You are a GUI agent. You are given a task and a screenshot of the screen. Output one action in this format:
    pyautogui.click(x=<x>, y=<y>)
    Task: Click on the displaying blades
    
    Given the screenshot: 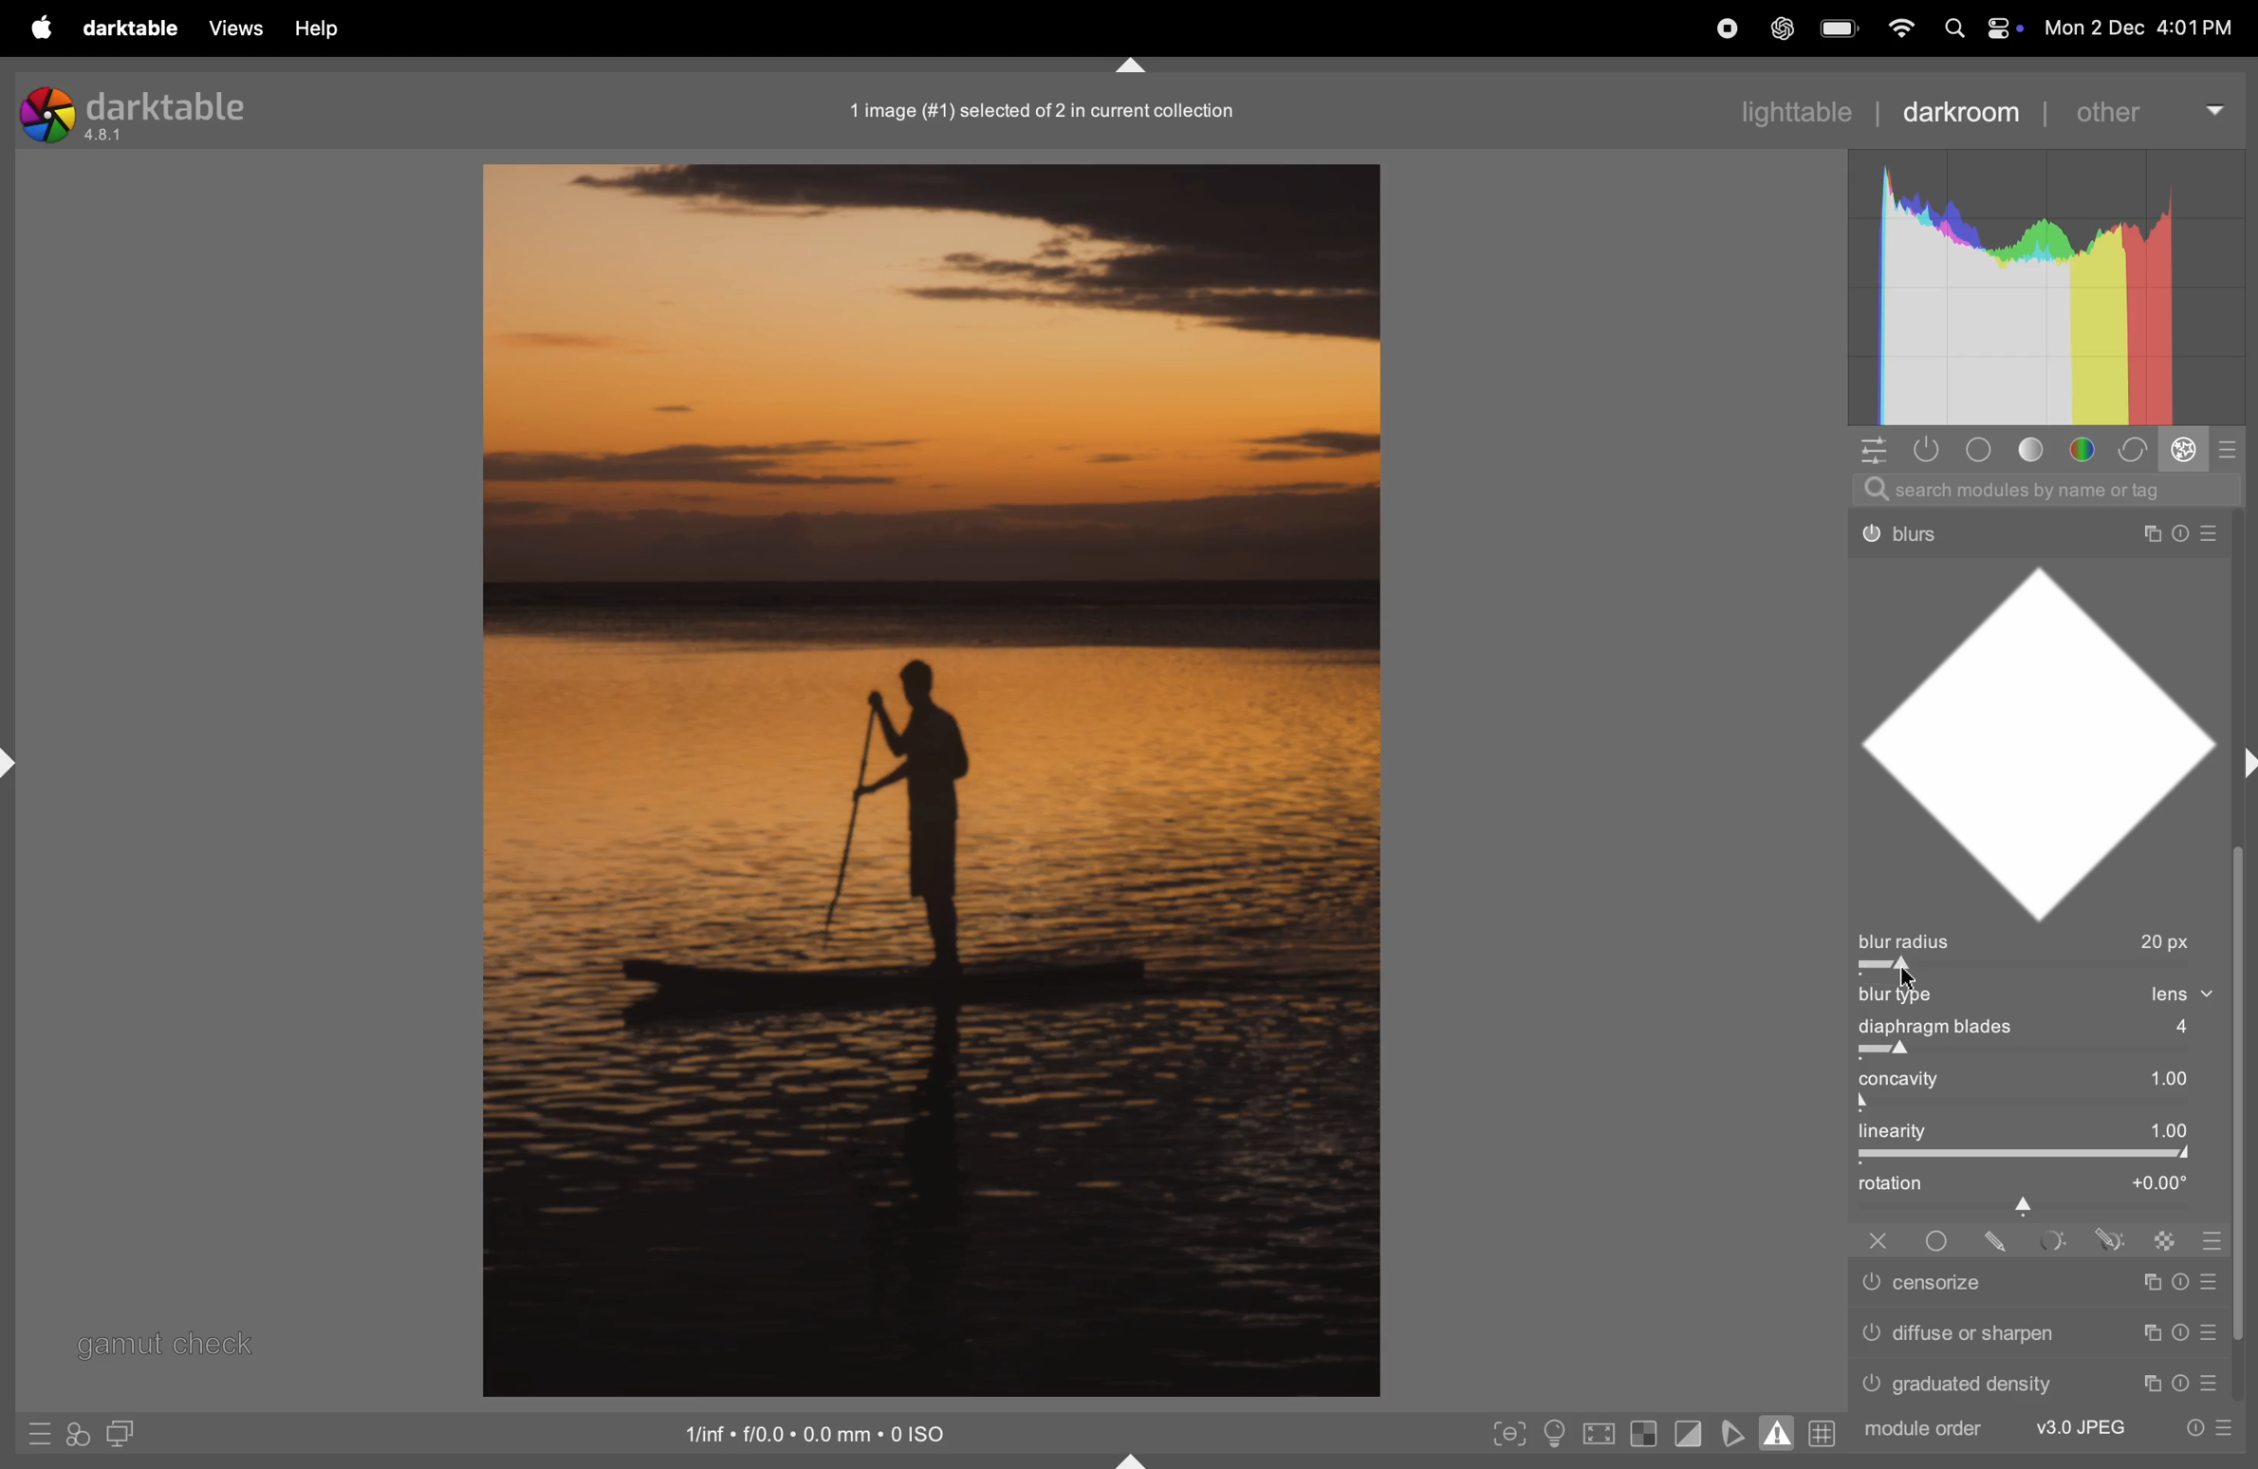 What is the action you would take?
    pyautogui.click(x=2055, y=1029)
    